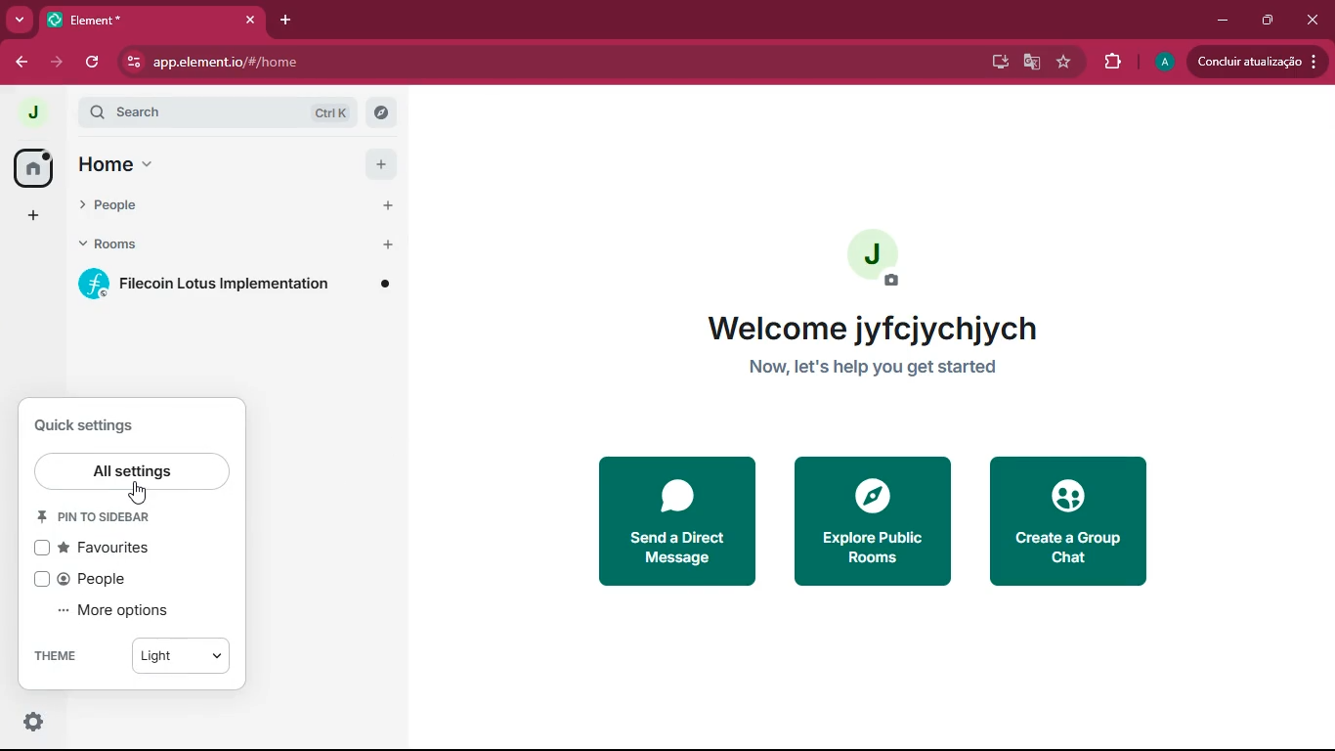 The width and height of the screenshot is (1335, 751). What do you see at coordinates (674, 521) in the screenshot?
I see `send a direct message` at bounding box center [674, 521].